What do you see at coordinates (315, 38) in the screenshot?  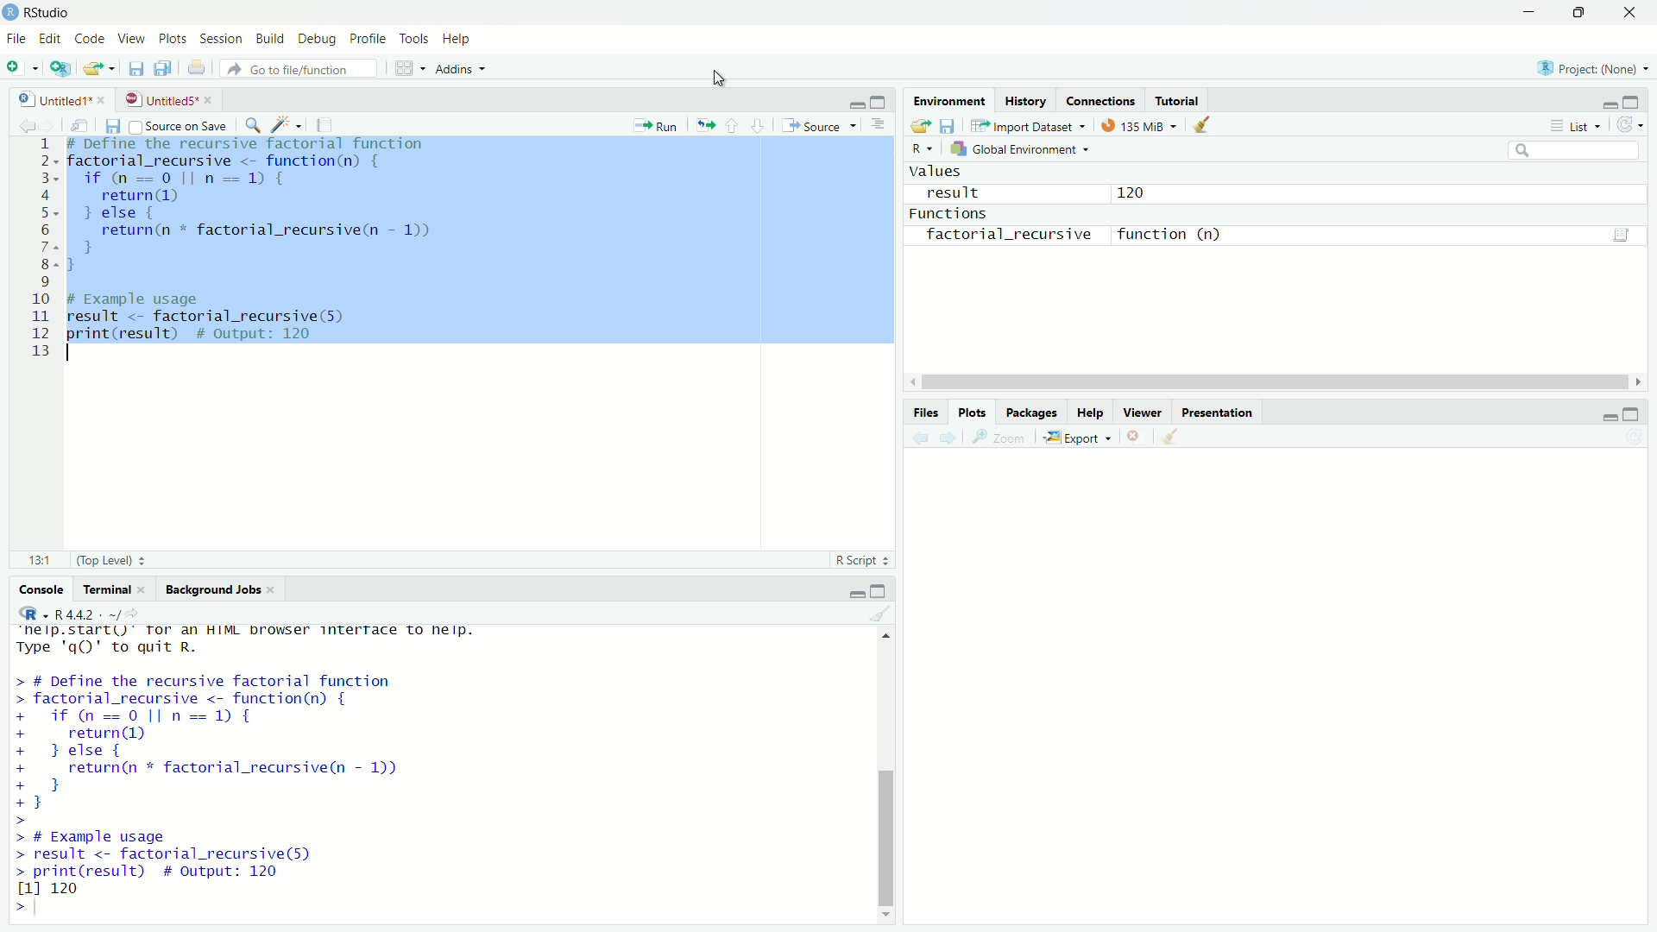 I see `Debug` at bounding box center [315, 38].